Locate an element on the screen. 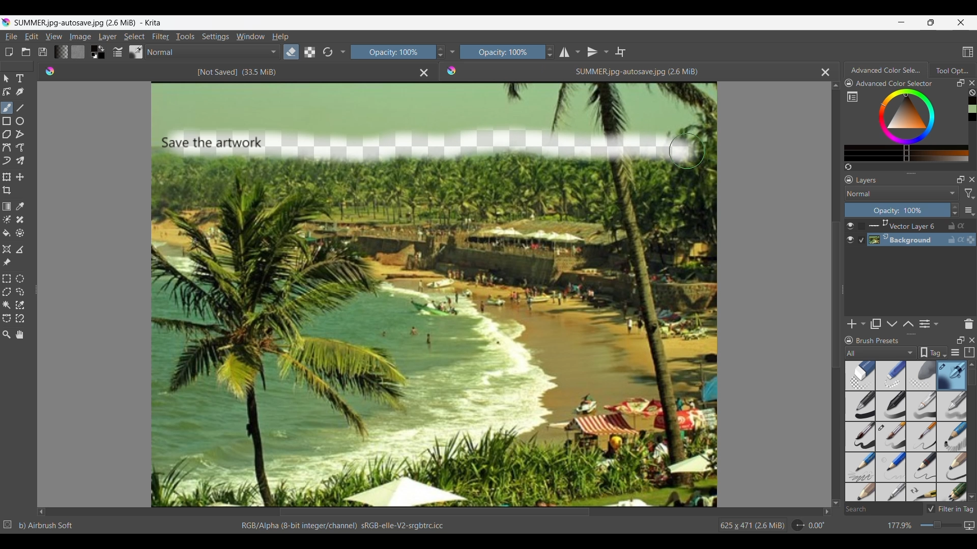 This screenshot has height=549, width=977. Show complete color settings in separate window is located at coordinates (852, 96).